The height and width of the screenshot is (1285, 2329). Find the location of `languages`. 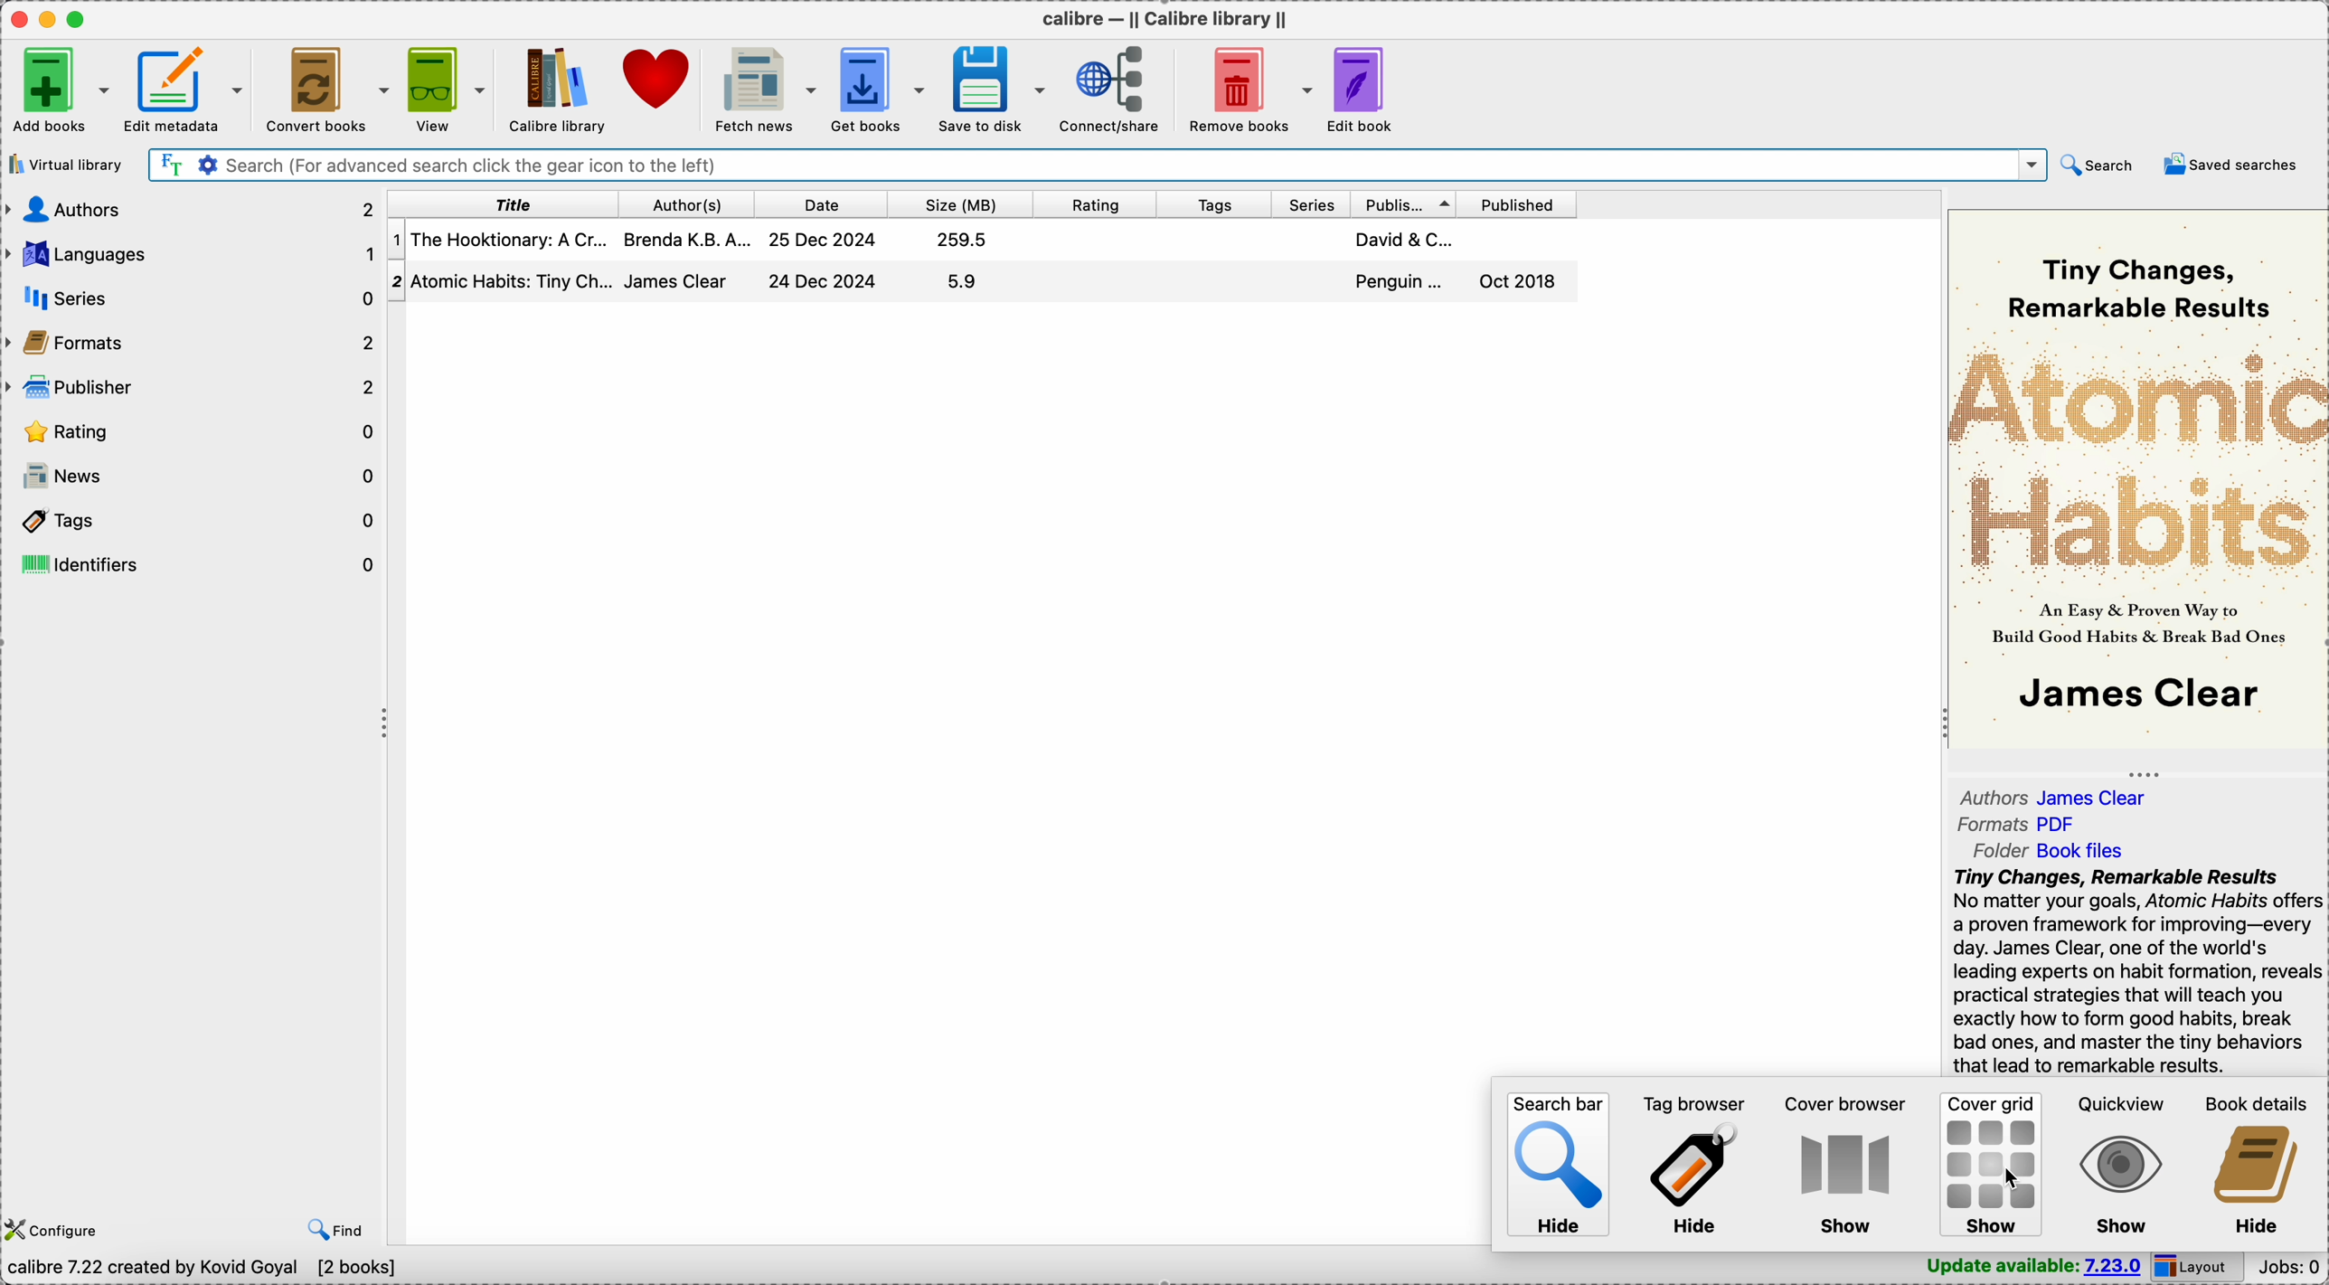

languages is located at coordinates (193, 255).